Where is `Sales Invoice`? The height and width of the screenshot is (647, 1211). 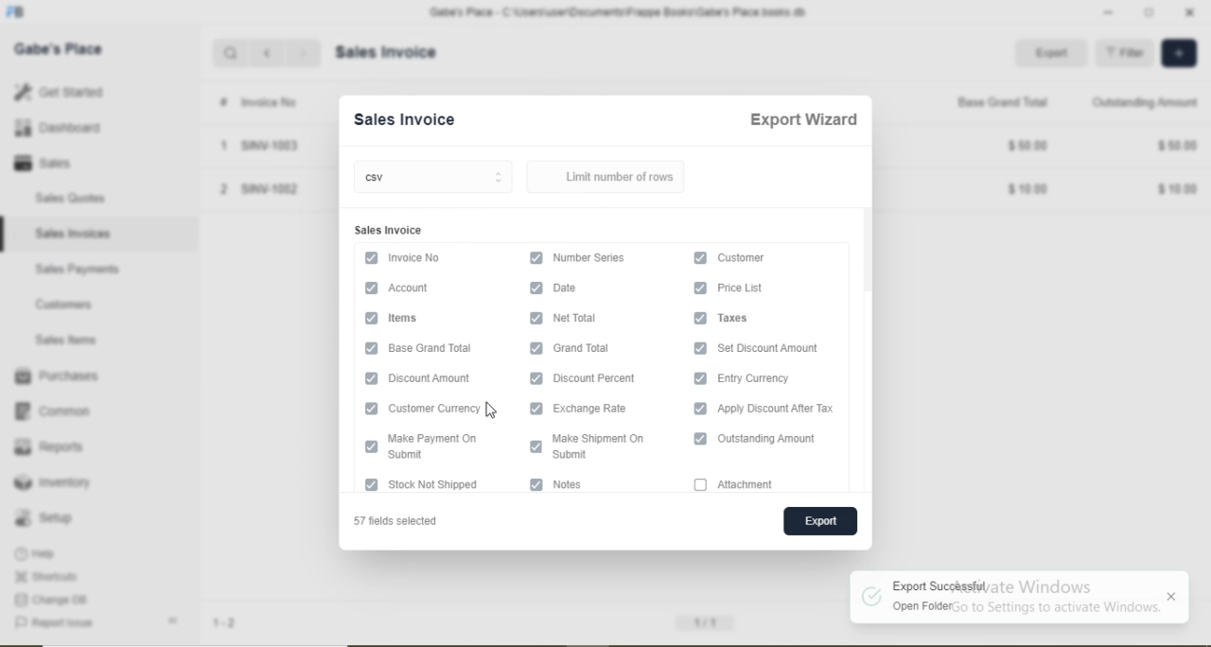 Sales Invoice is located at coordinates (412, 118).